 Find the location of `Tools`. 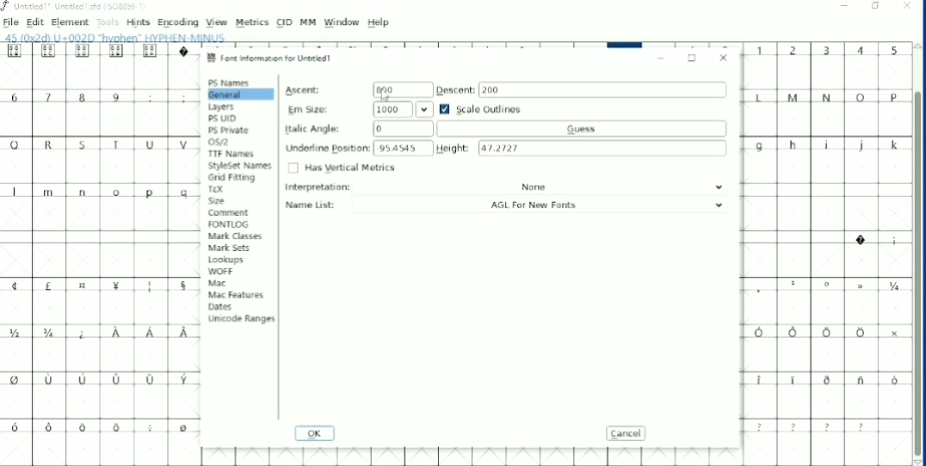

Tools is located at coordinates (108, 23).